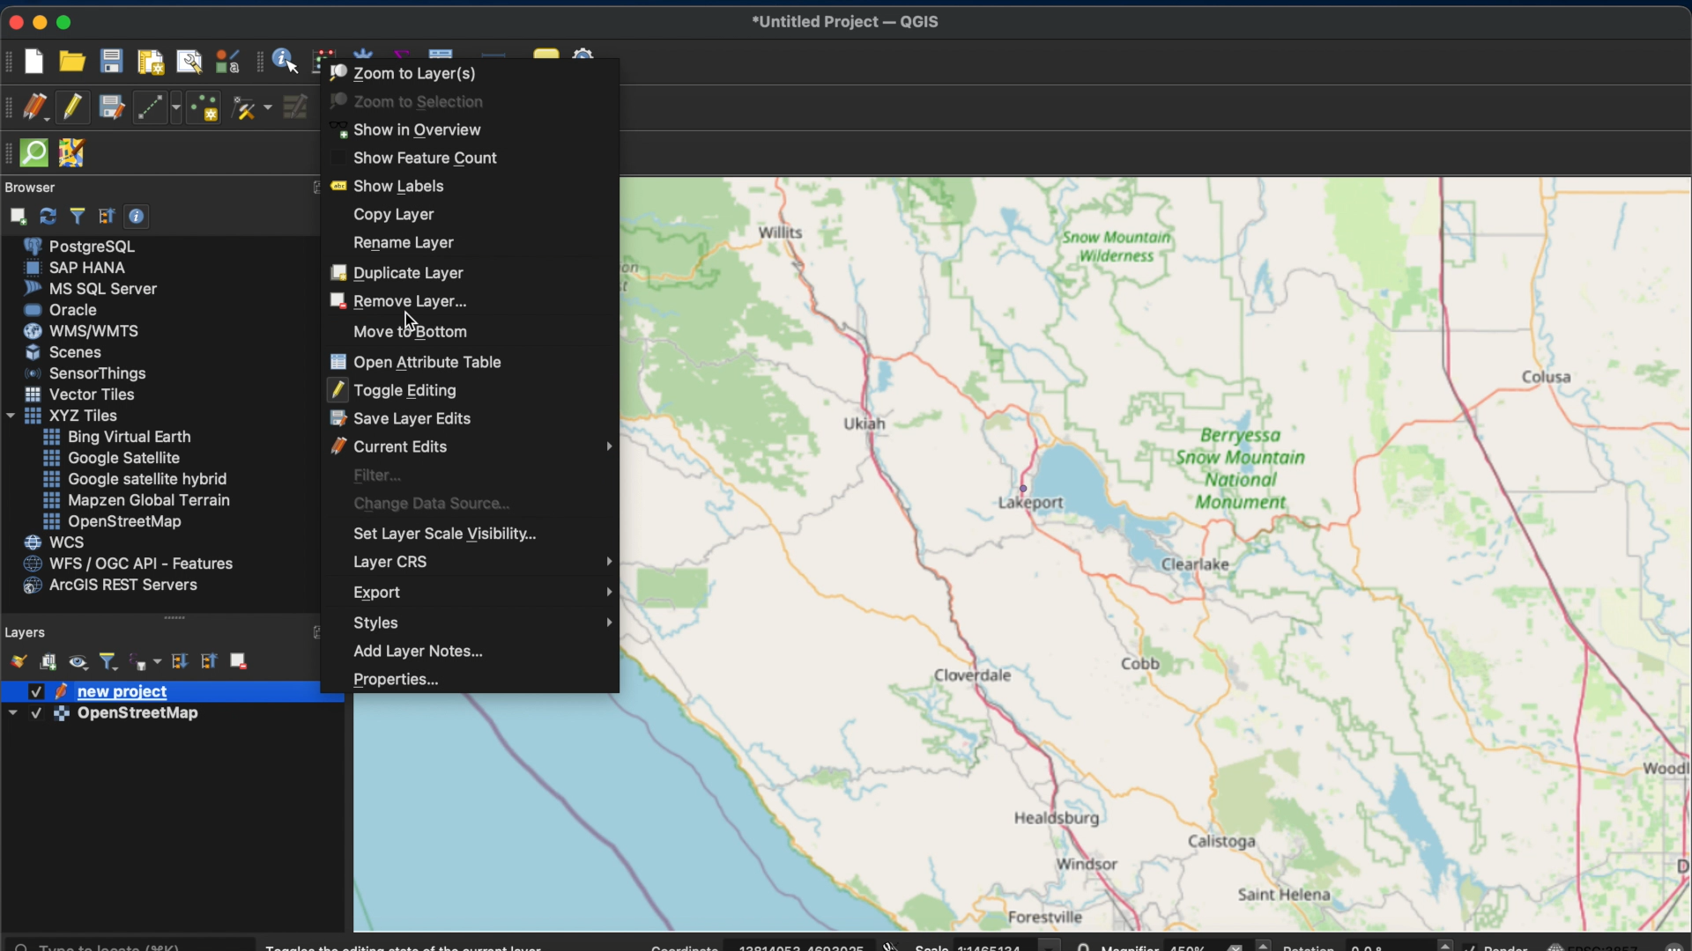 This screenshot has width=1692, height=951. Describe the element at coordinates (297, 109) in the screenshot. I see `modify attributes` at that location.